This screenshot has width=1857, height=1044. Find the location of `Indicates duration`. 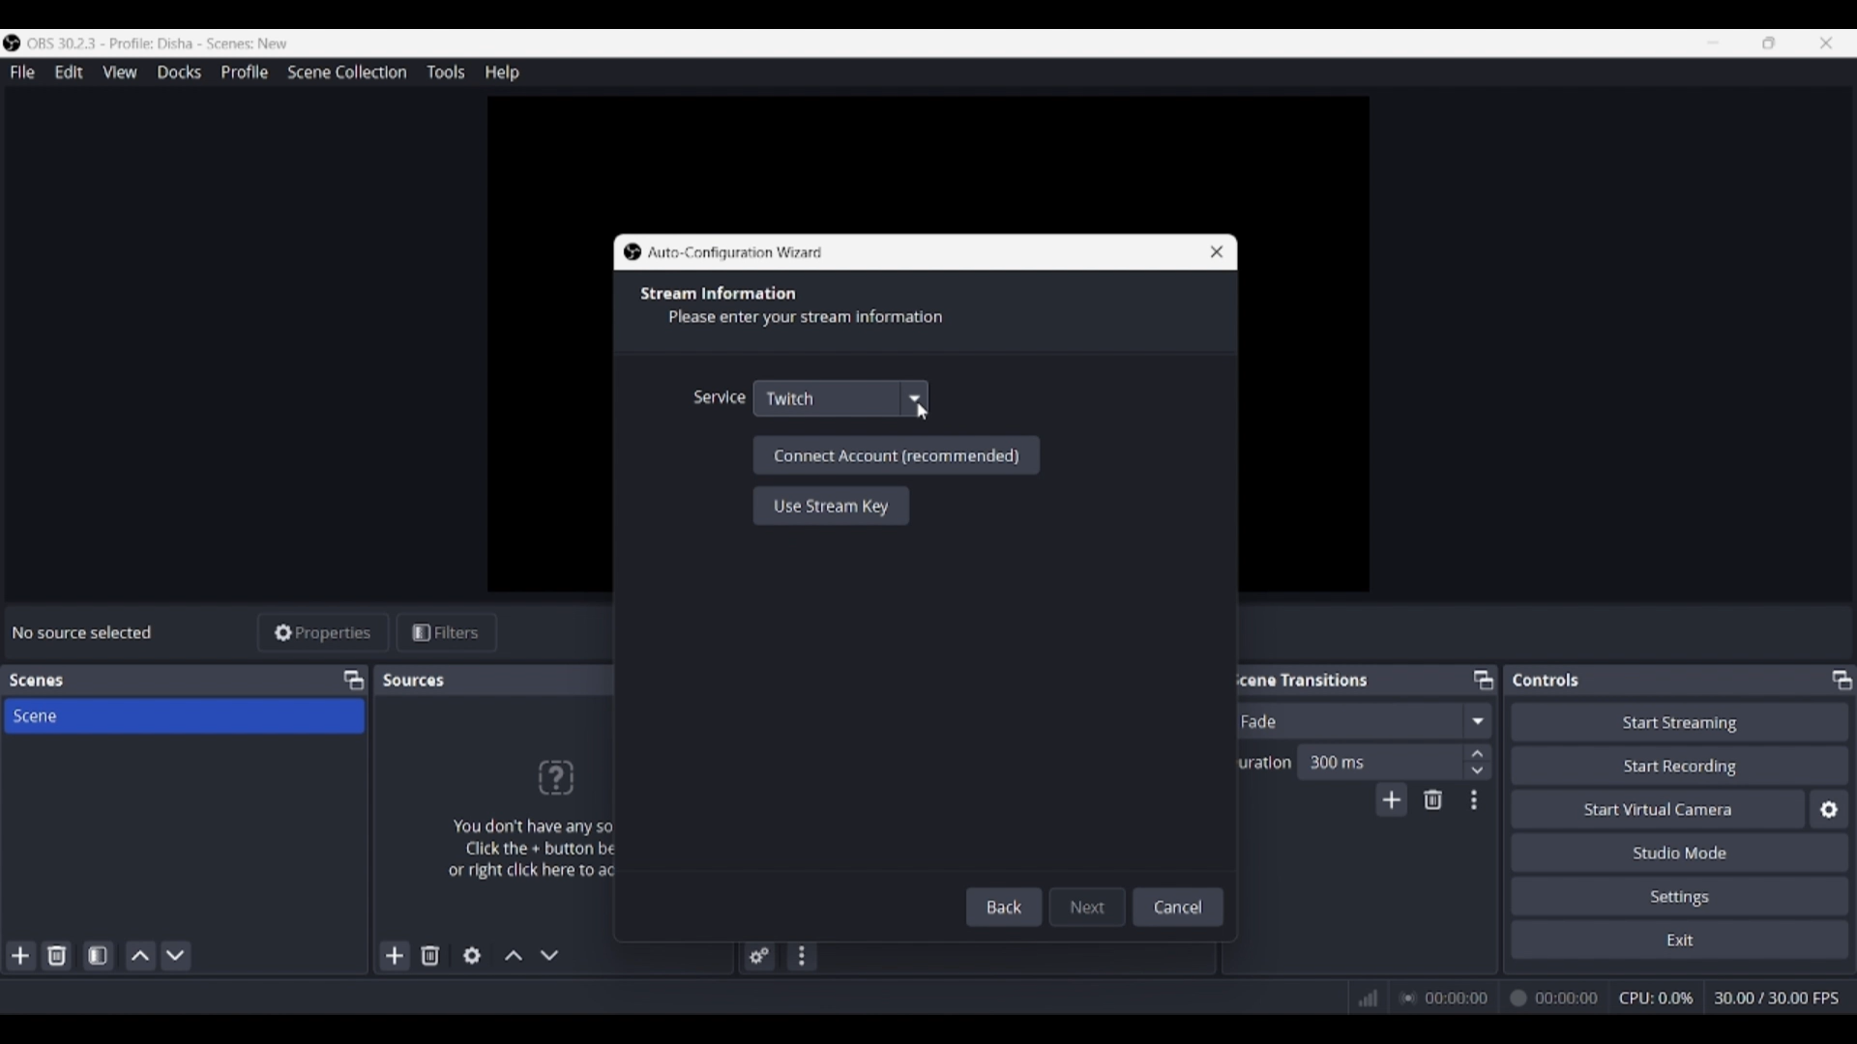

Indicates duration is located at coordinates (1259, 762).